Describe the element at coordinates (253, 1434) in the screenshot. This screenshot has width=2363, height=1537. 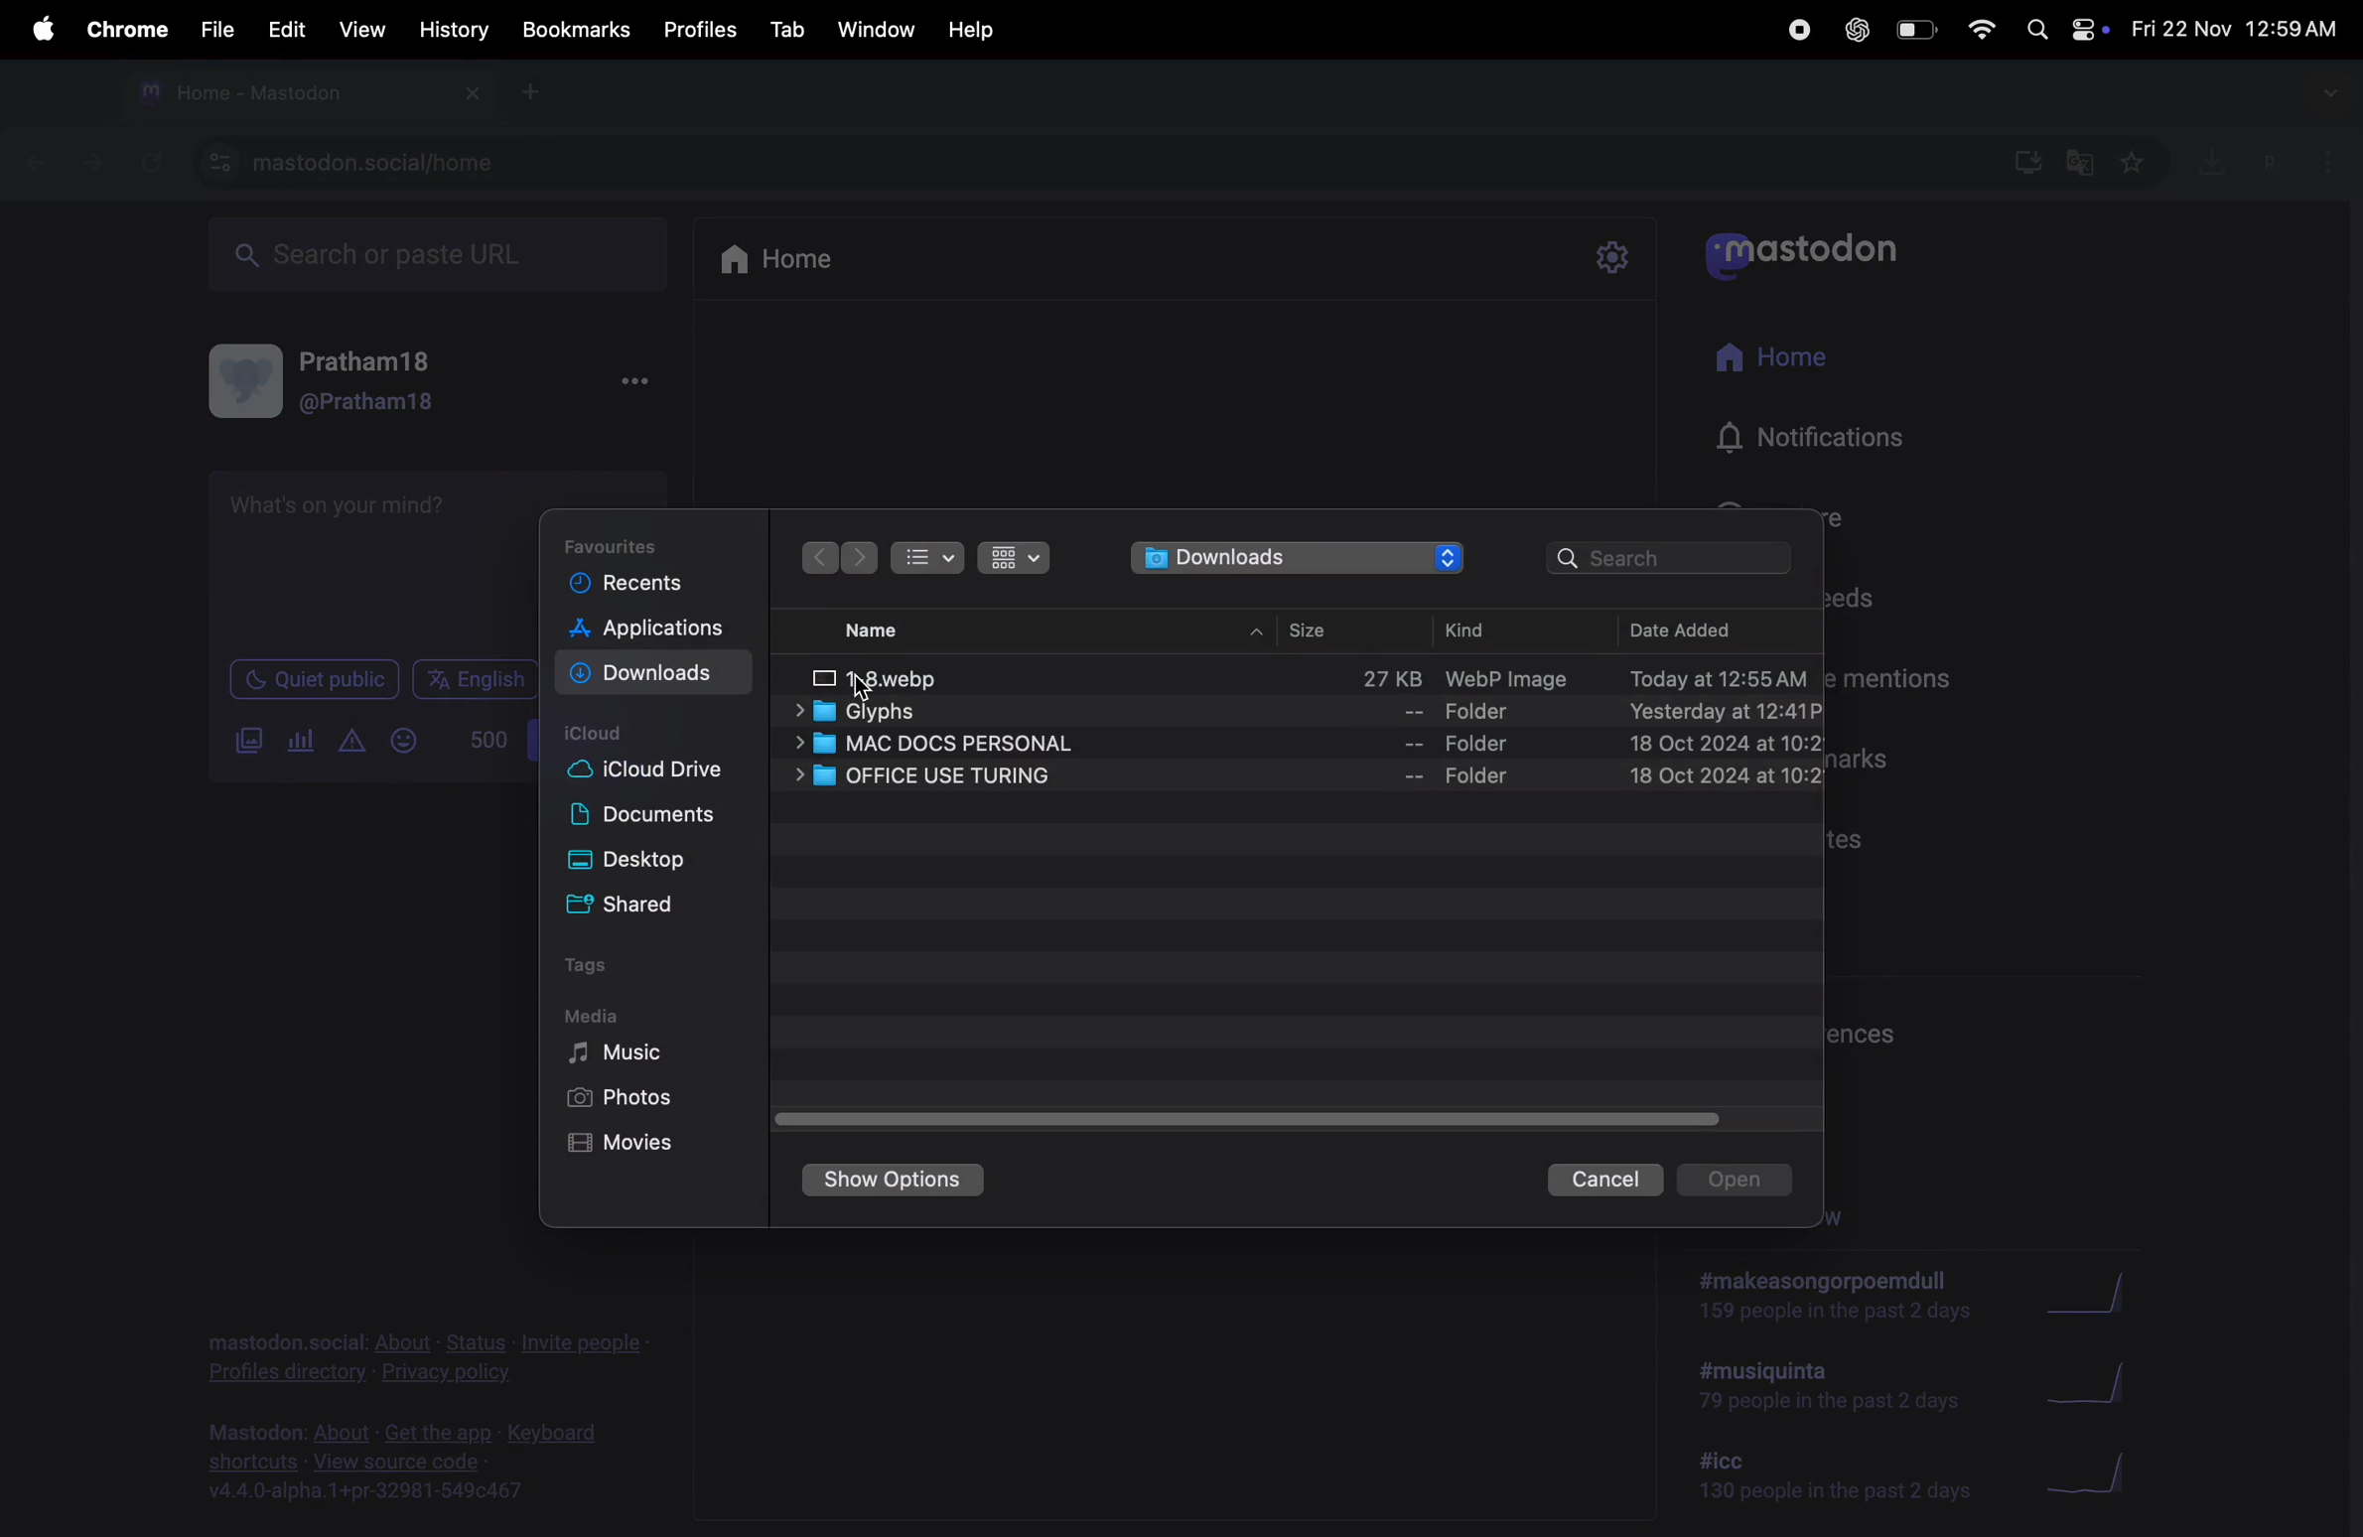
I see `mastodon` at that location.